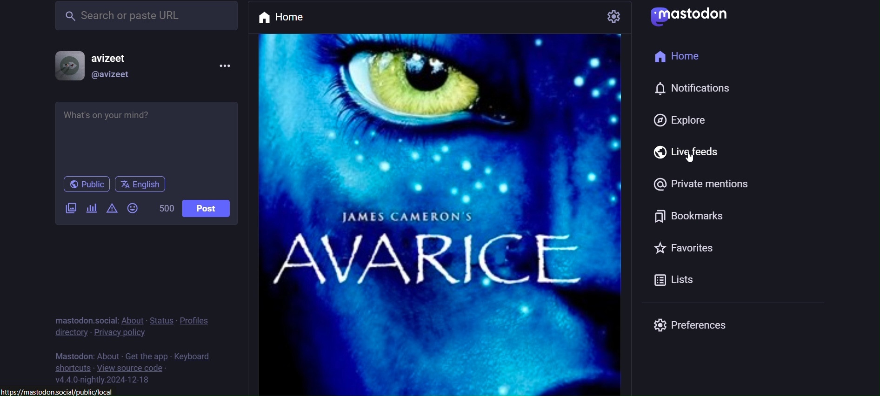 The image size is (880, 396). I want to click on text, so click(69, 354).